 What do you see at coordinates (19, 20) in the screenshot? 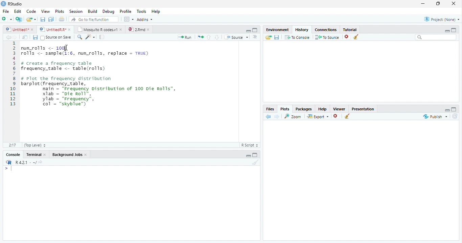
I see `Create Project` at bounding box center [19, 20].